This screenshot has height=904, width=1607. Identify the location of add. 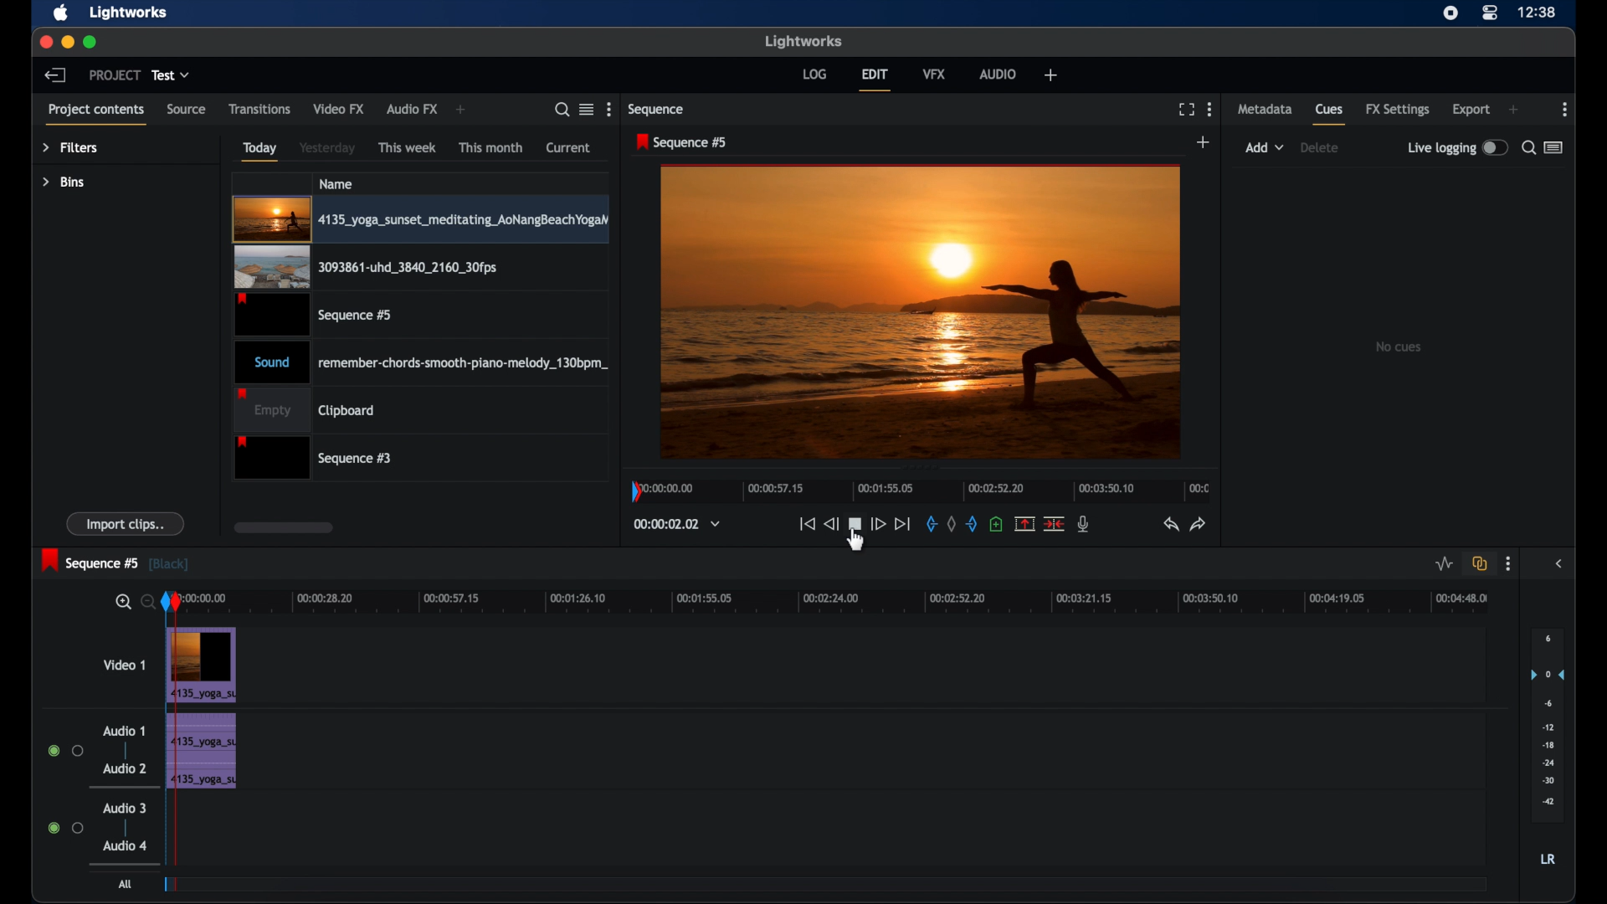
(1513, 110).